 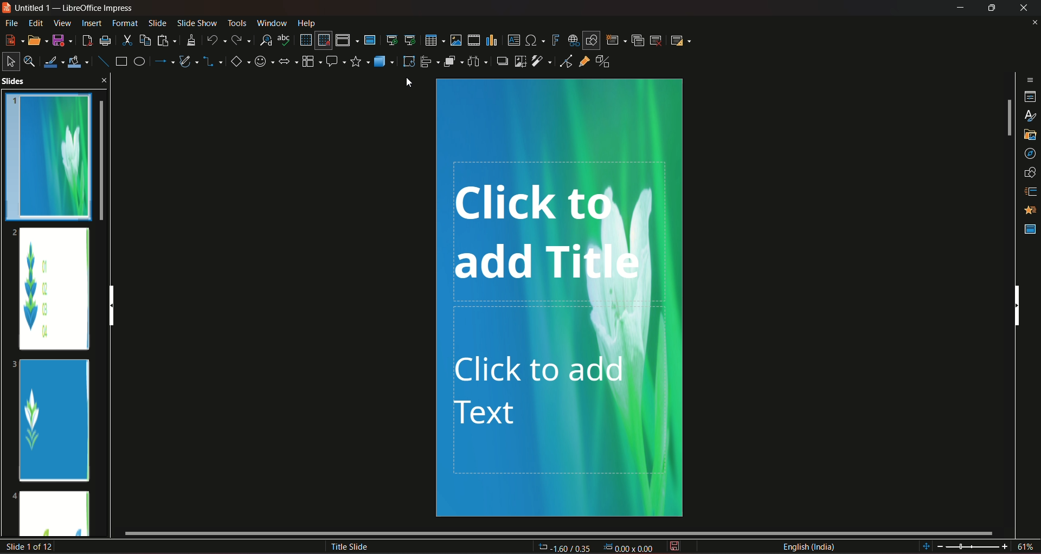 What do you see at coordinates (106, 79) in the screenshot?
I see `close` at bounding box center [106, 79].